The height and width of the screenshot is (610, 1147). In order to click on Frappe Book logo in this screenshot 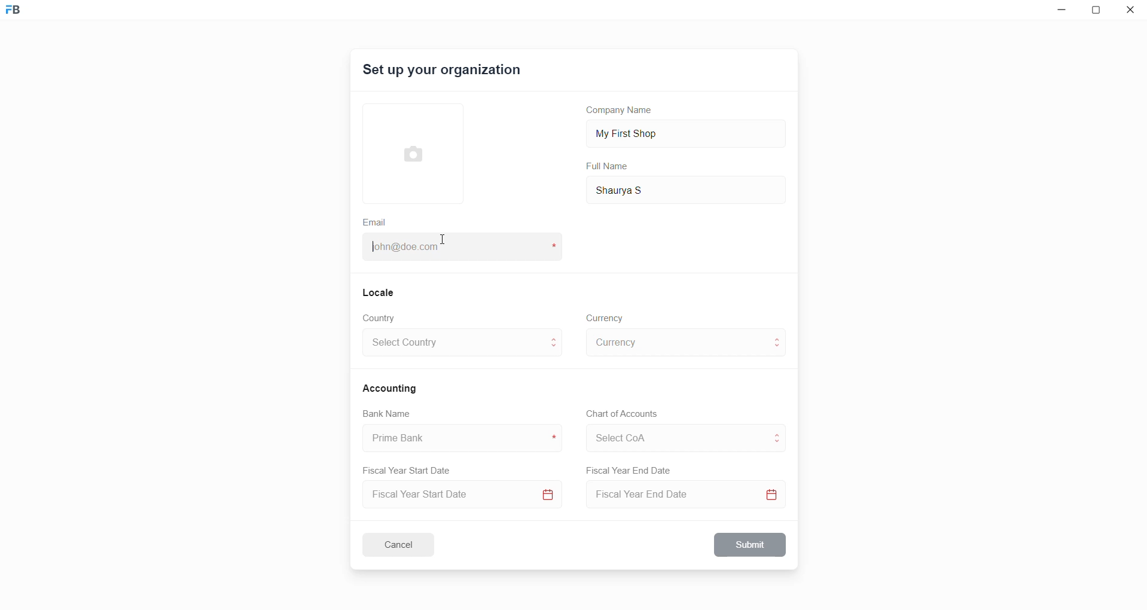, I will do `click(23, 15)`.